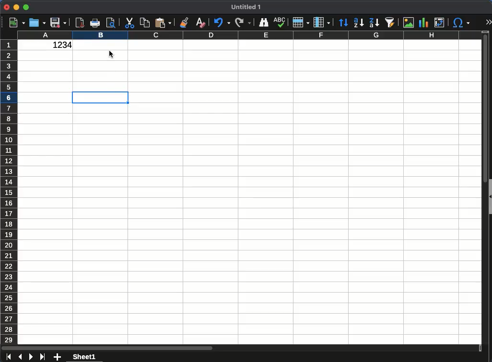 This screenshot has width=492, height=362. I want to click on previous sheet, so click(21, 356).